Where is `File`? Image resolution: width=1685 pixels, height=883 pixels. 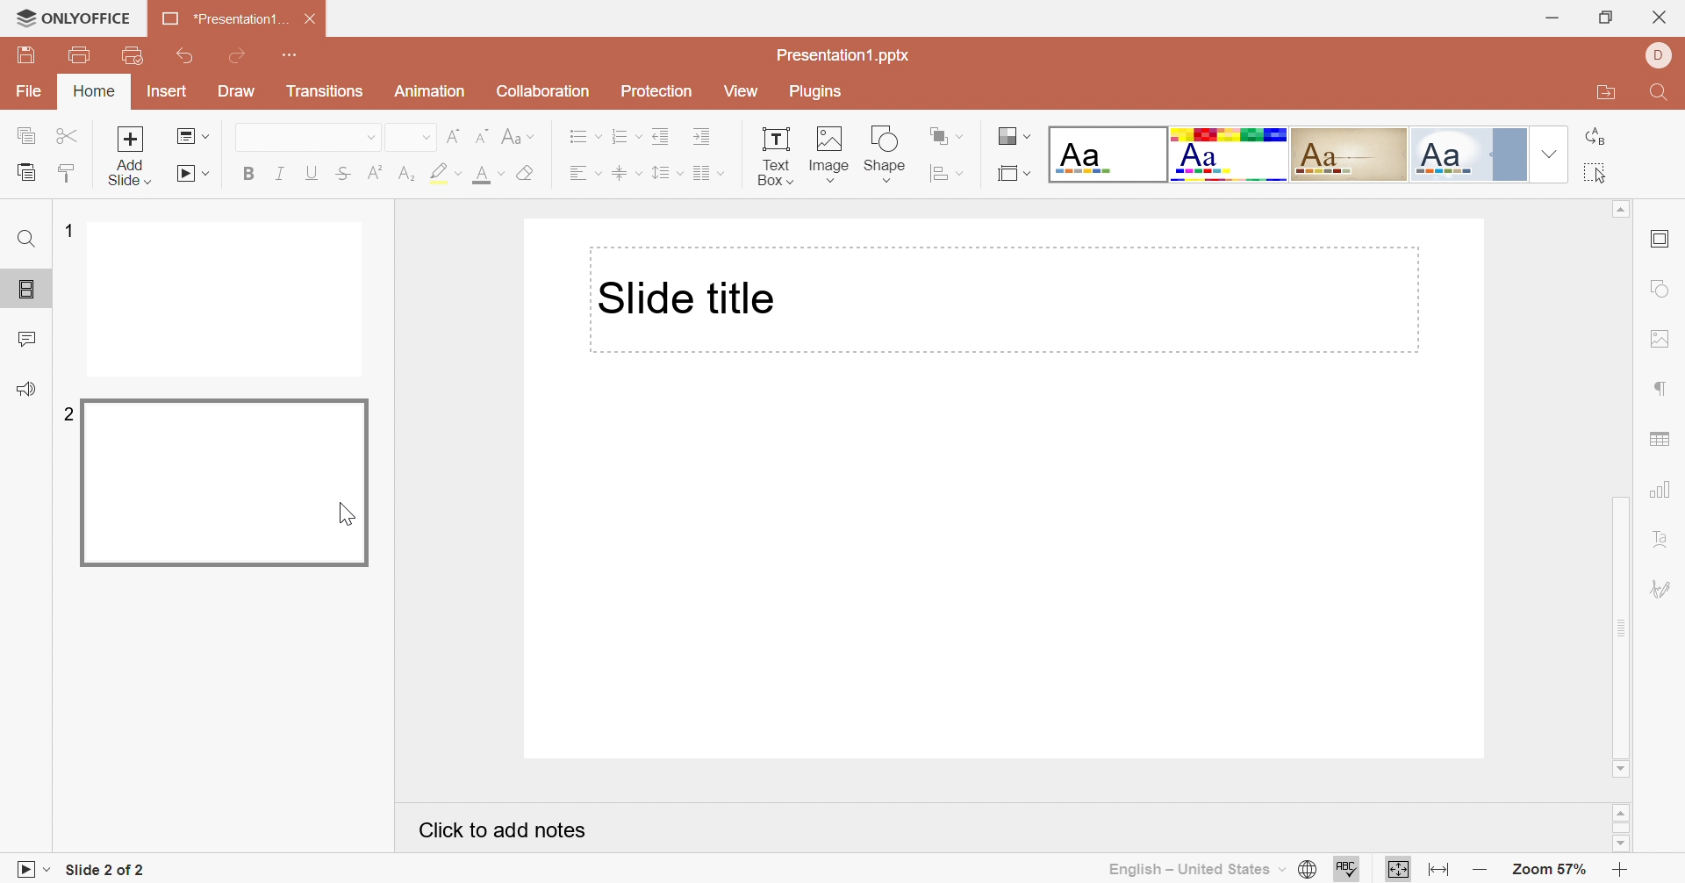
File is located at coordinates (29, 92).